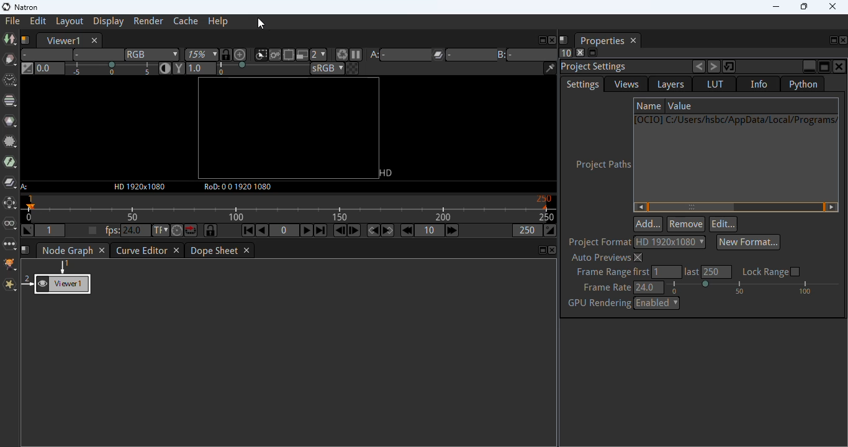 This screenshot has height=447, width=848. Describe the element at coordinates (111, 230) in the screenshot. I see `fps` at that location.